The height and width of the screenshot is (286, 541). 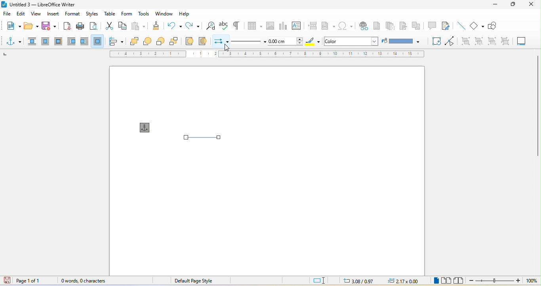 I want to click on close, so click(x=532, y=4).